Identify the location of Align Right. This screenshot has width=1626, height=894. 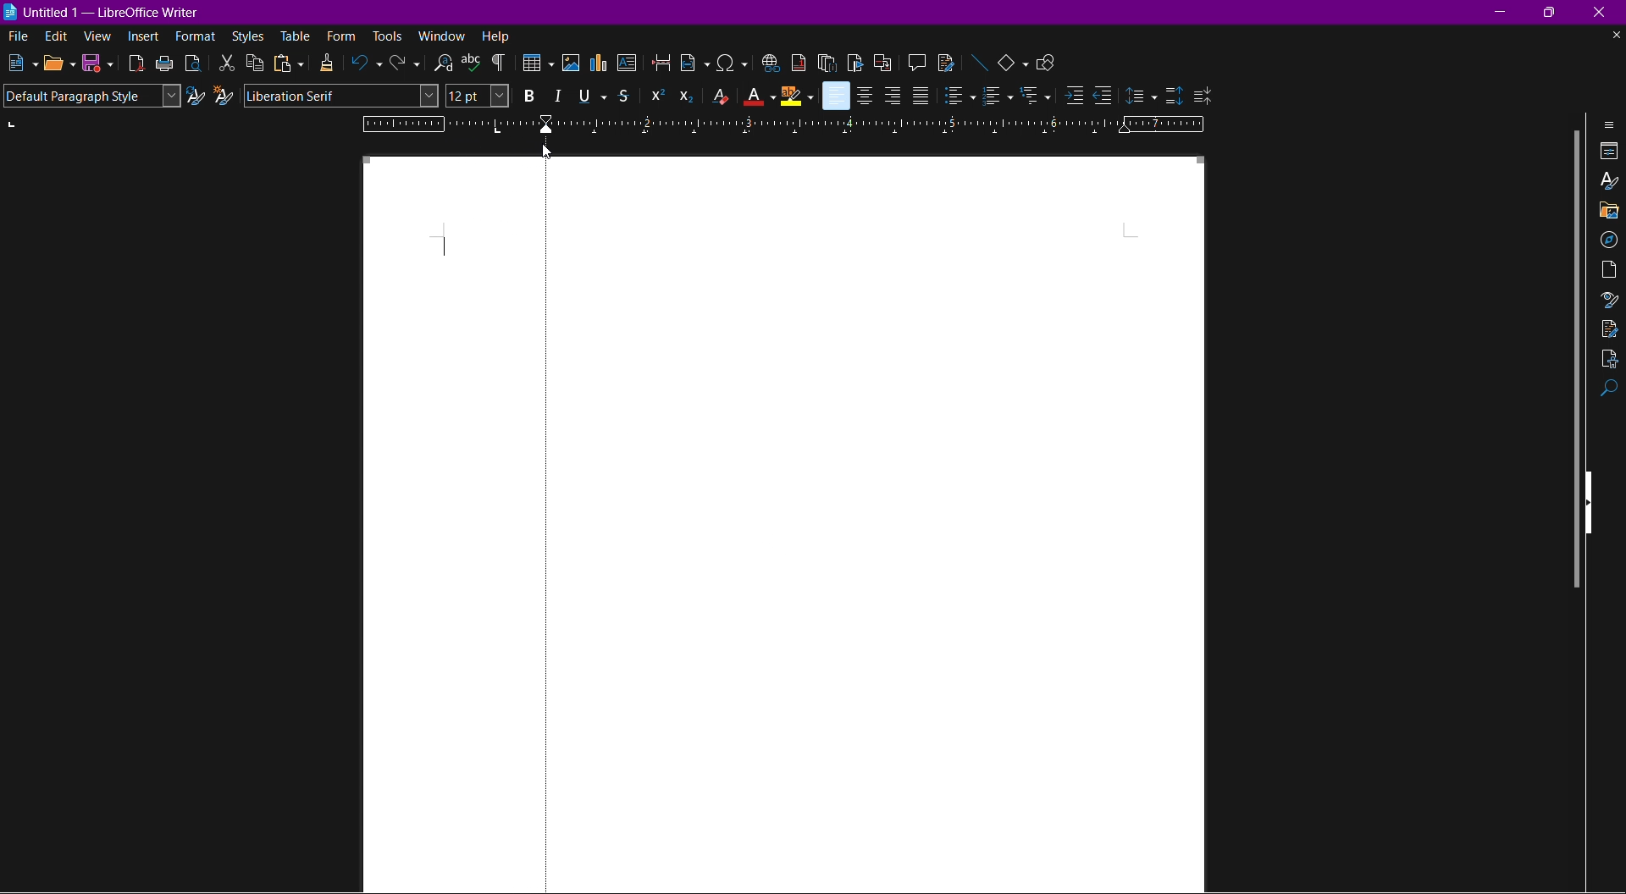
(893, 95).